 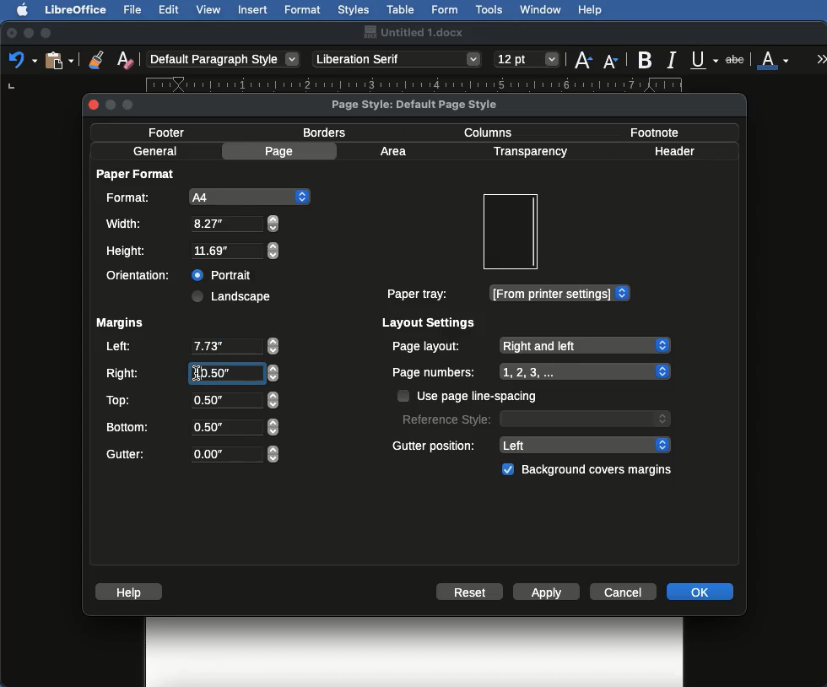 What do you see at coordinates (28, 33) in the screenshot?
I see `Minimize` at bounding box center [28, 33].